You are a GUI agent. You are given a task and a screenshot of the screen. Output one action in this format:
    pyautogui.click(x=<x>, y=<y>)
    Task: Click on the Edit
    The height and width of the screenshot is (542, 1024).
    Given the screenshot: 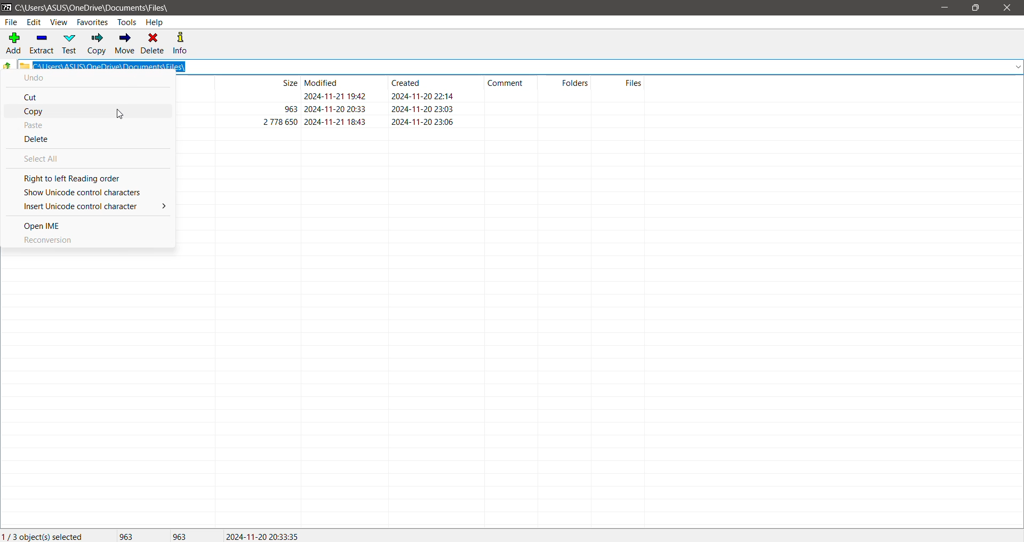 What is the action you would take?
    pyautogui.click(x=34, y=22)
    